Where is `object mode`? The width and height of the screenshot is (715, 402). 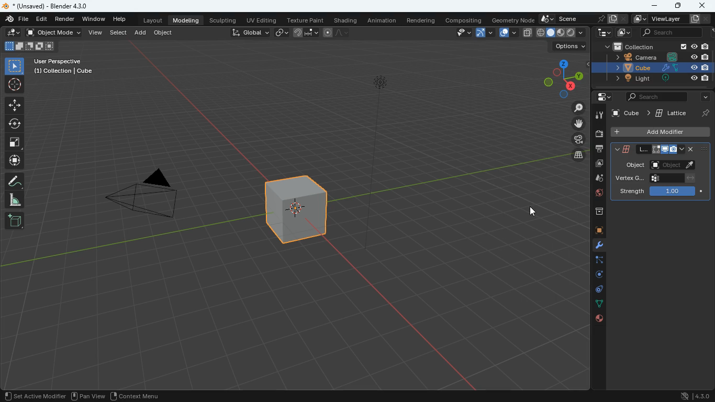
object mode is located at coordinates (53, 32).